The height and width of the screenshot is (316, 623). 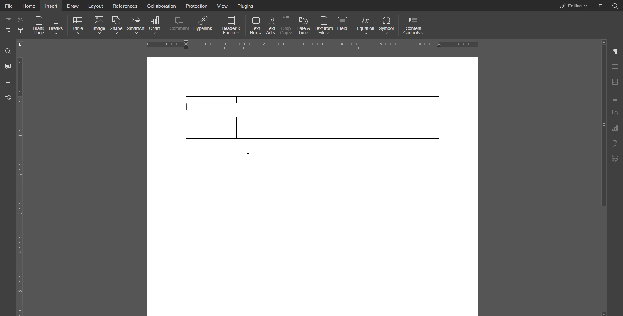 What do you see at coordinates (6, 80) in the screenshot?
I see `Headings` at bounding box center [6, 80].